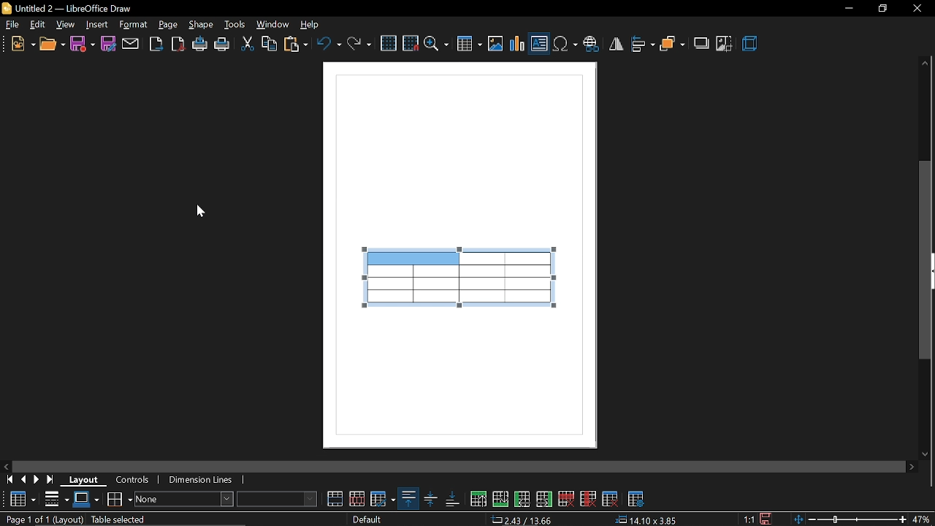 Image resolution: width=935 pixels, height=526 pixels. I want to click on 47%, so click(924, 519).